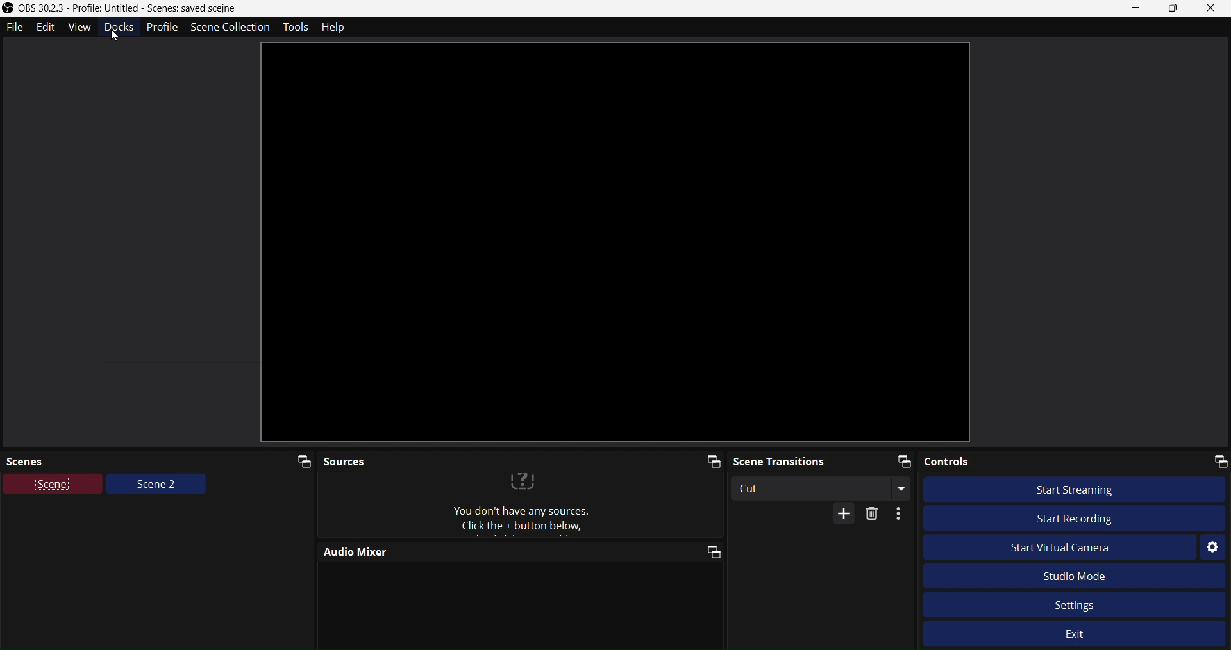 This screenshot has width=1231, height=650. Describe the element at coordinates (1075, 603) in the screenshot. I see `Settings` at that location.